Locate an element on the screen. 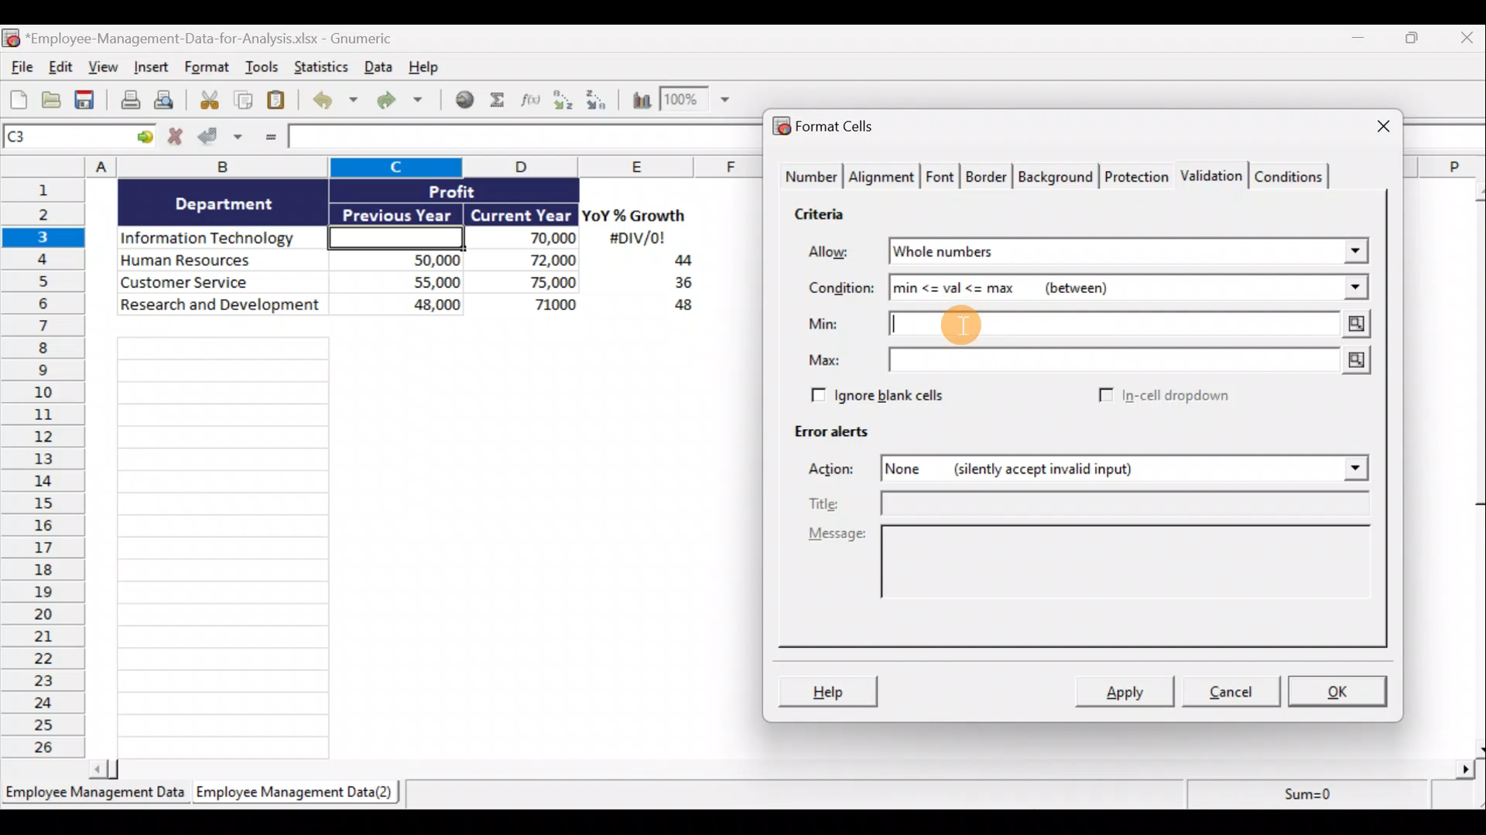 This screenshot has height=835, width=1486. Insert a chart is located at coordinates (635, 99).